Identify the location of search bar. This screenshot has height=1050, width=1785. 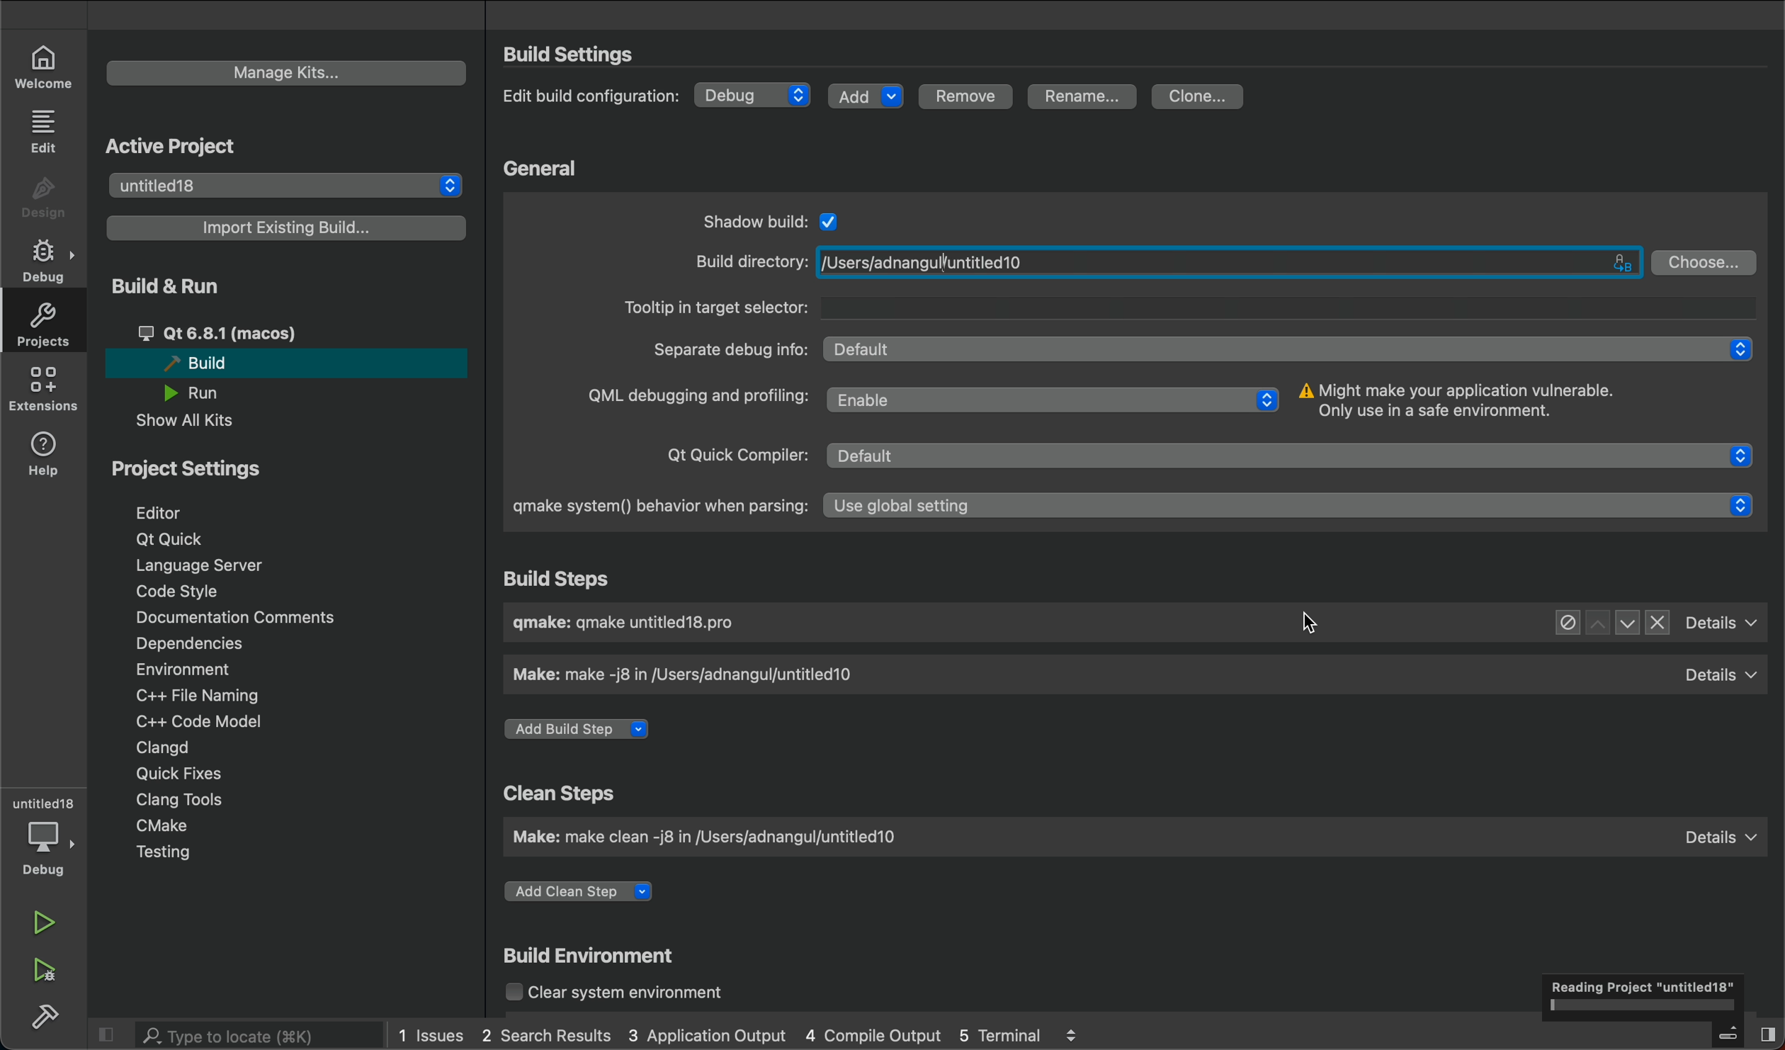
(242, 1035).